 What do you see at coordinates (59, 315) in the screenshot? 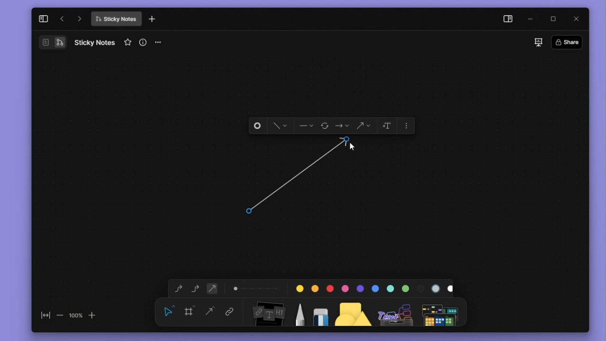
I see `zoom out` at bounding box center [59, 315].